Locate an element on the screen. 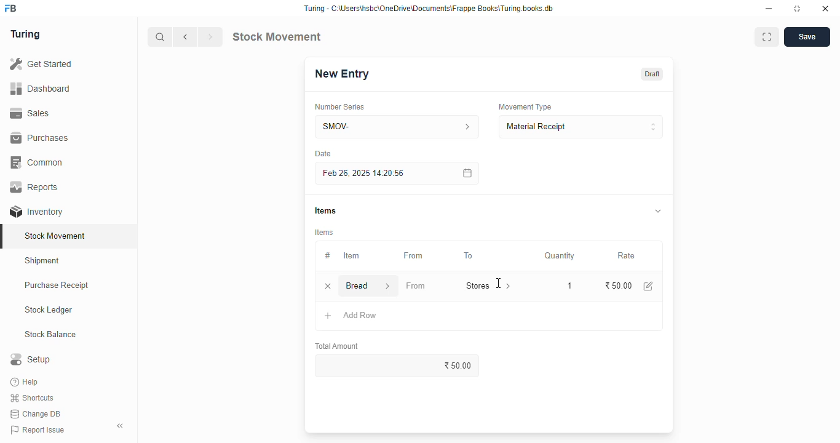  draft is located at coordinates (653, 74).